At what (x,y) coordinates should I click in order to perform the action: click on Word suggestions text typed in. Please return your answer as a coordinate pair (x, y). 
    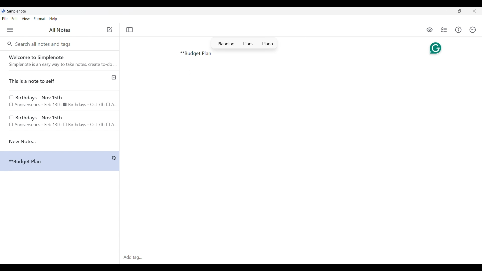
    Looking at the image, I should click on (244, 43).